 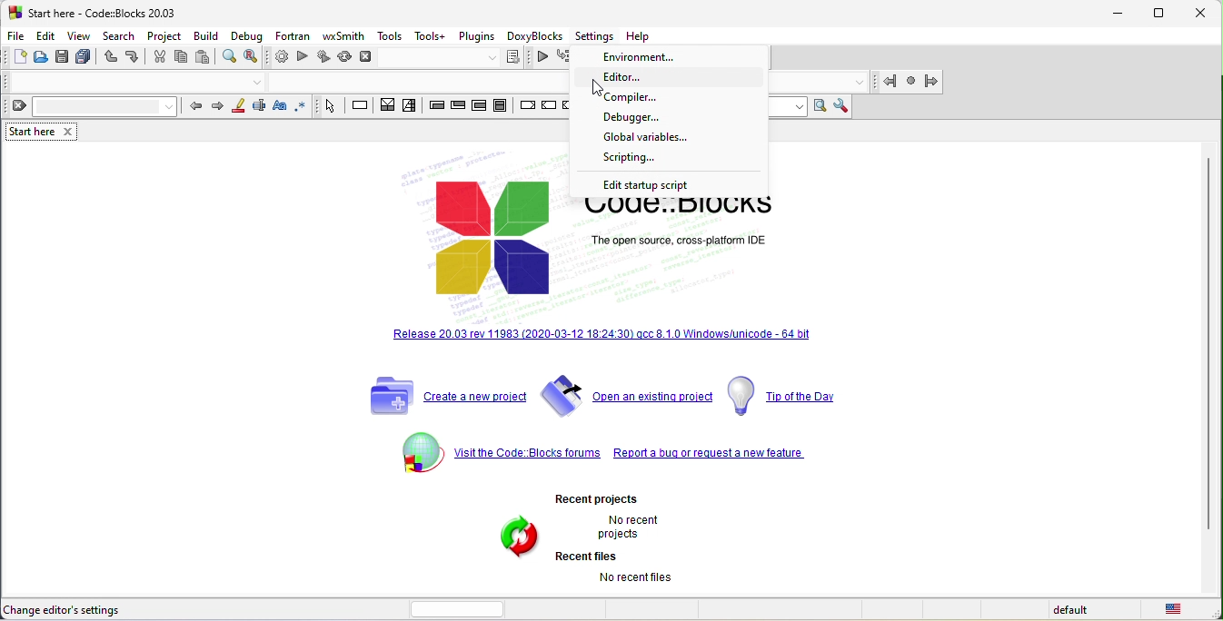 I want to click on editor, so click(x=661, y=77).